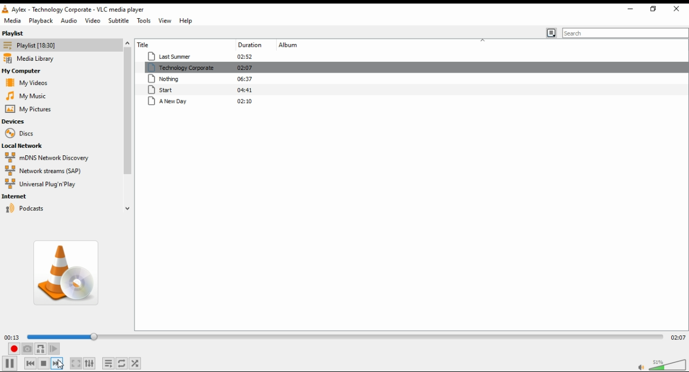  I want to click on title, so click(147, 44).